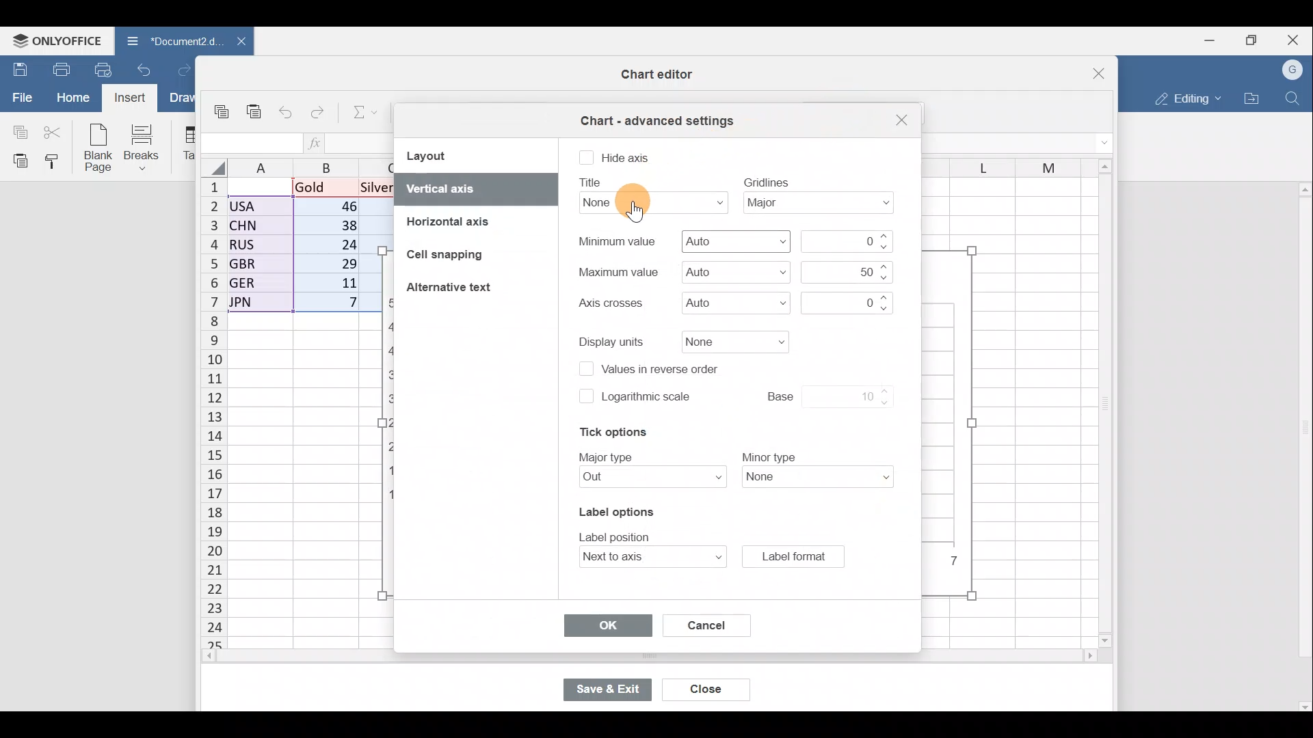 This screenshot has width=1313, height=738. What do you see at coordinates (738, 240) in the screenshot?
I see `Minimum value` at bounding box center [738, 240].